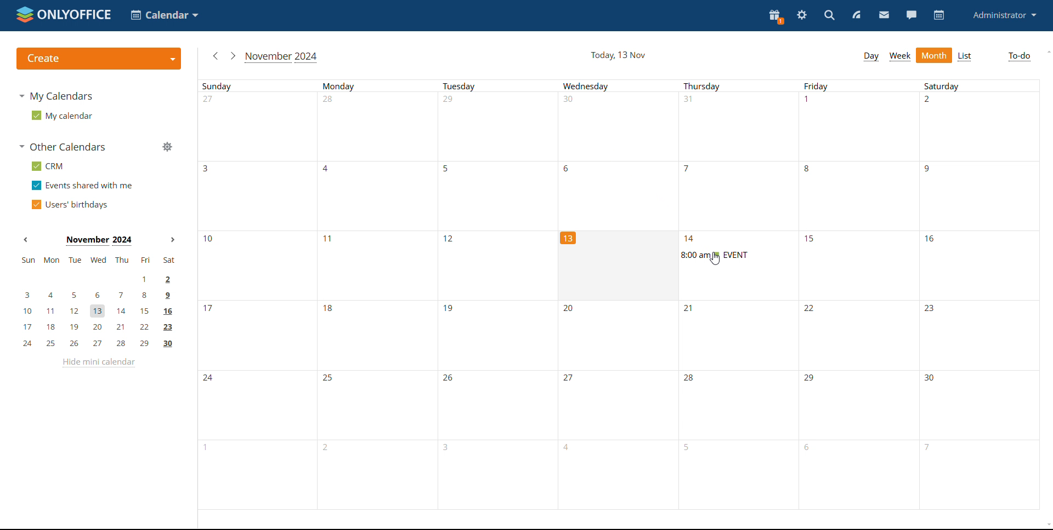 The height and width of the screenshot is (530, 1053). Describe the element at coordinates (611, 486) in the screenshot. I see `Dates of the month` at that location.